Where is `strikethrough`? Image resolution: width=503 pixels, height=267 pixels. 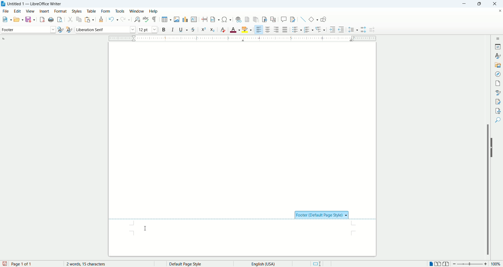
strikethrough is located at coordinates (193, 30).